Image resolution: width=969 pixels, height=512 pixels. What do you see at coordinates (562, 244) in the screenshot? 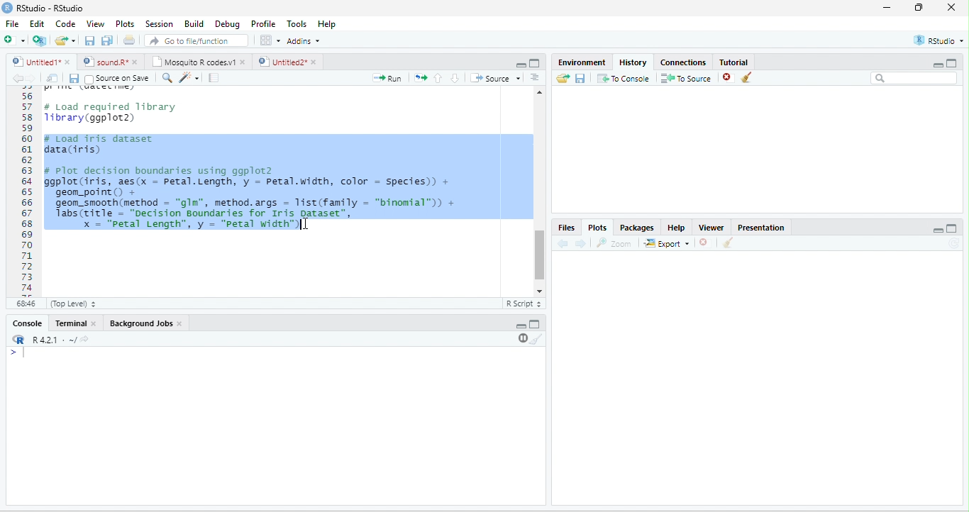
I see `back` at bounding box center [562, 244].